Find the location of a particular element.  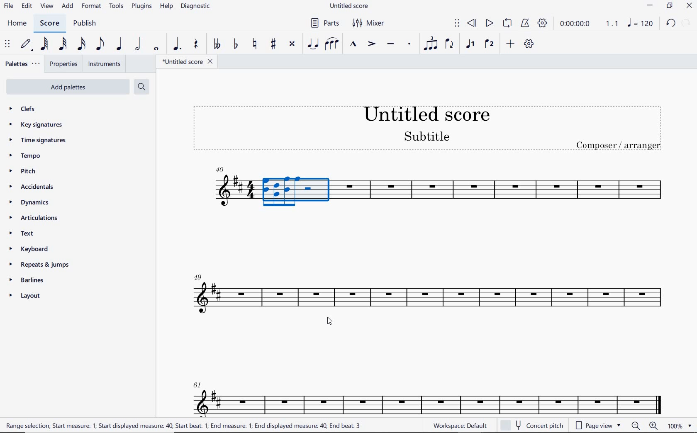

INSTRUMENT: TENOR SAXOPHONE is located at coordinates (428, 392).